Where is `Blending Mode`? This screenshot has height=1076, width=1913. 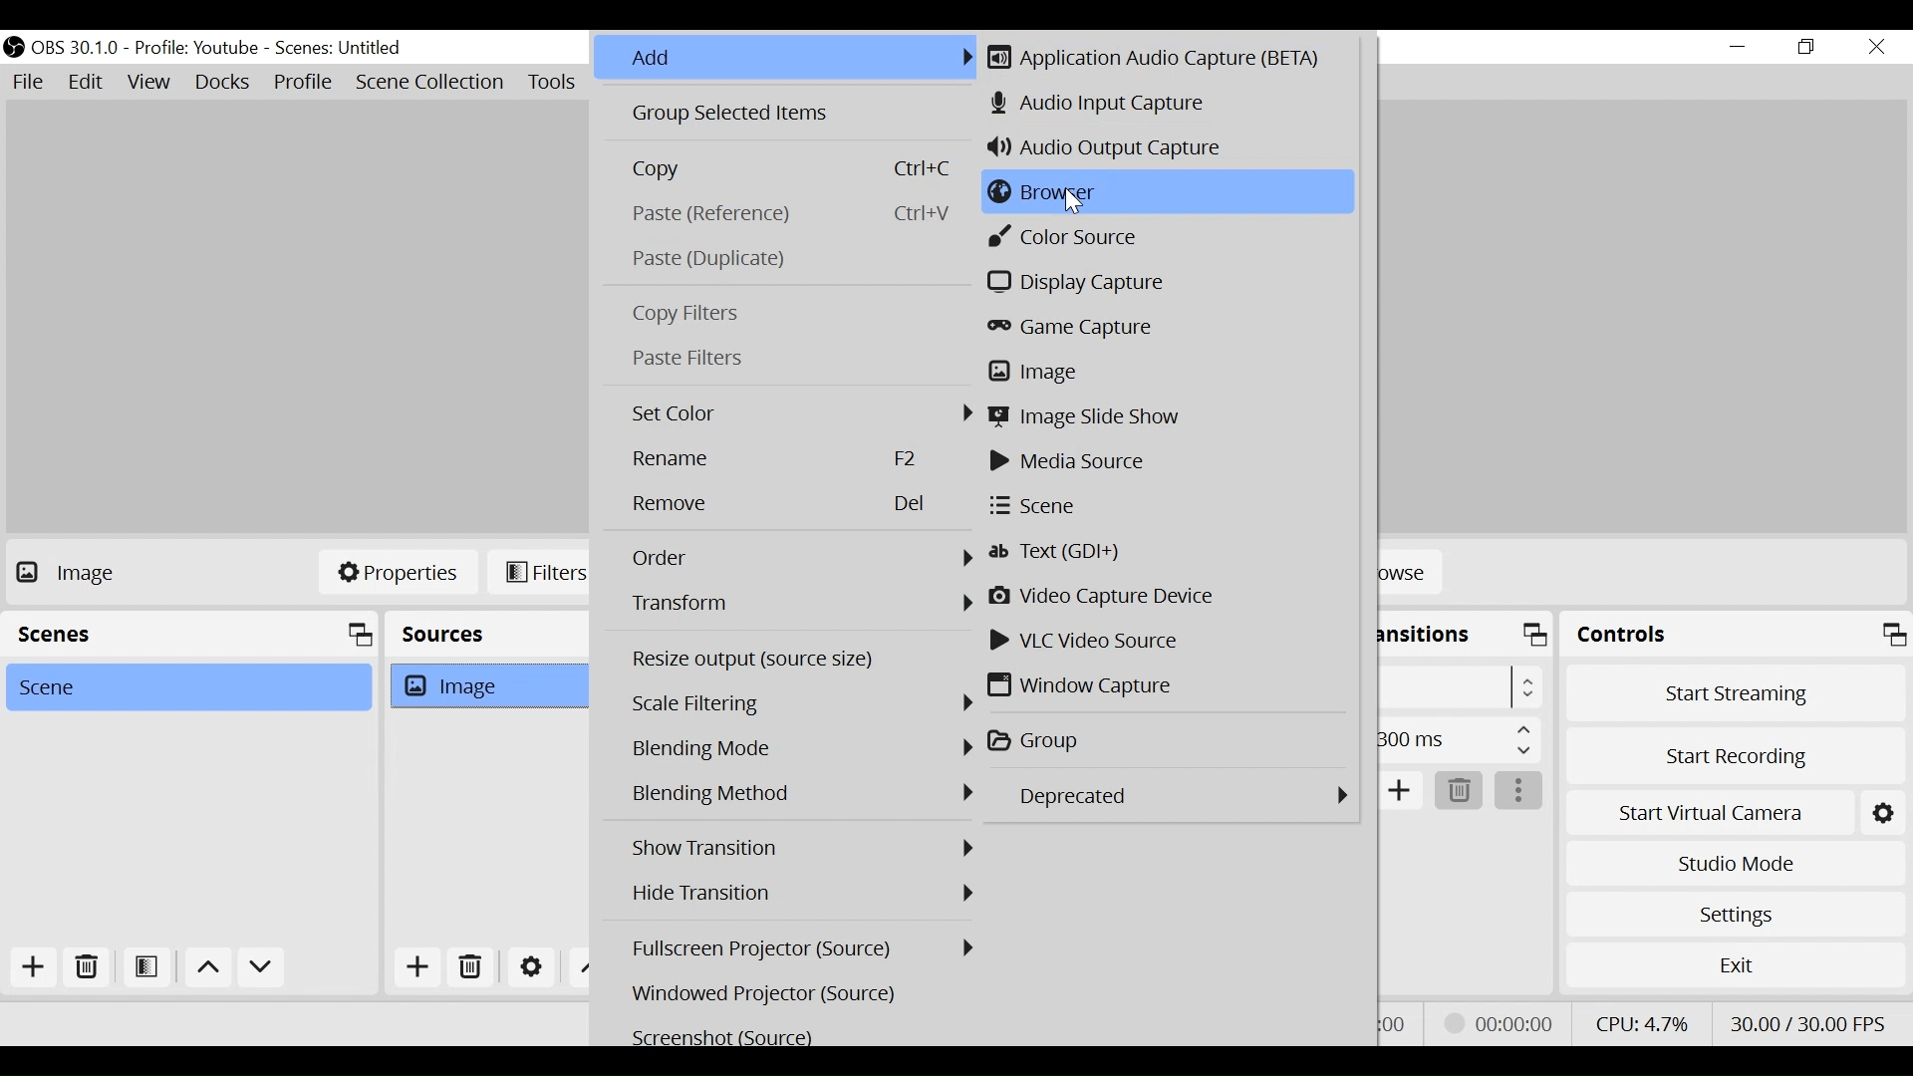
Blending Mode is located at coordinates (808, 749).